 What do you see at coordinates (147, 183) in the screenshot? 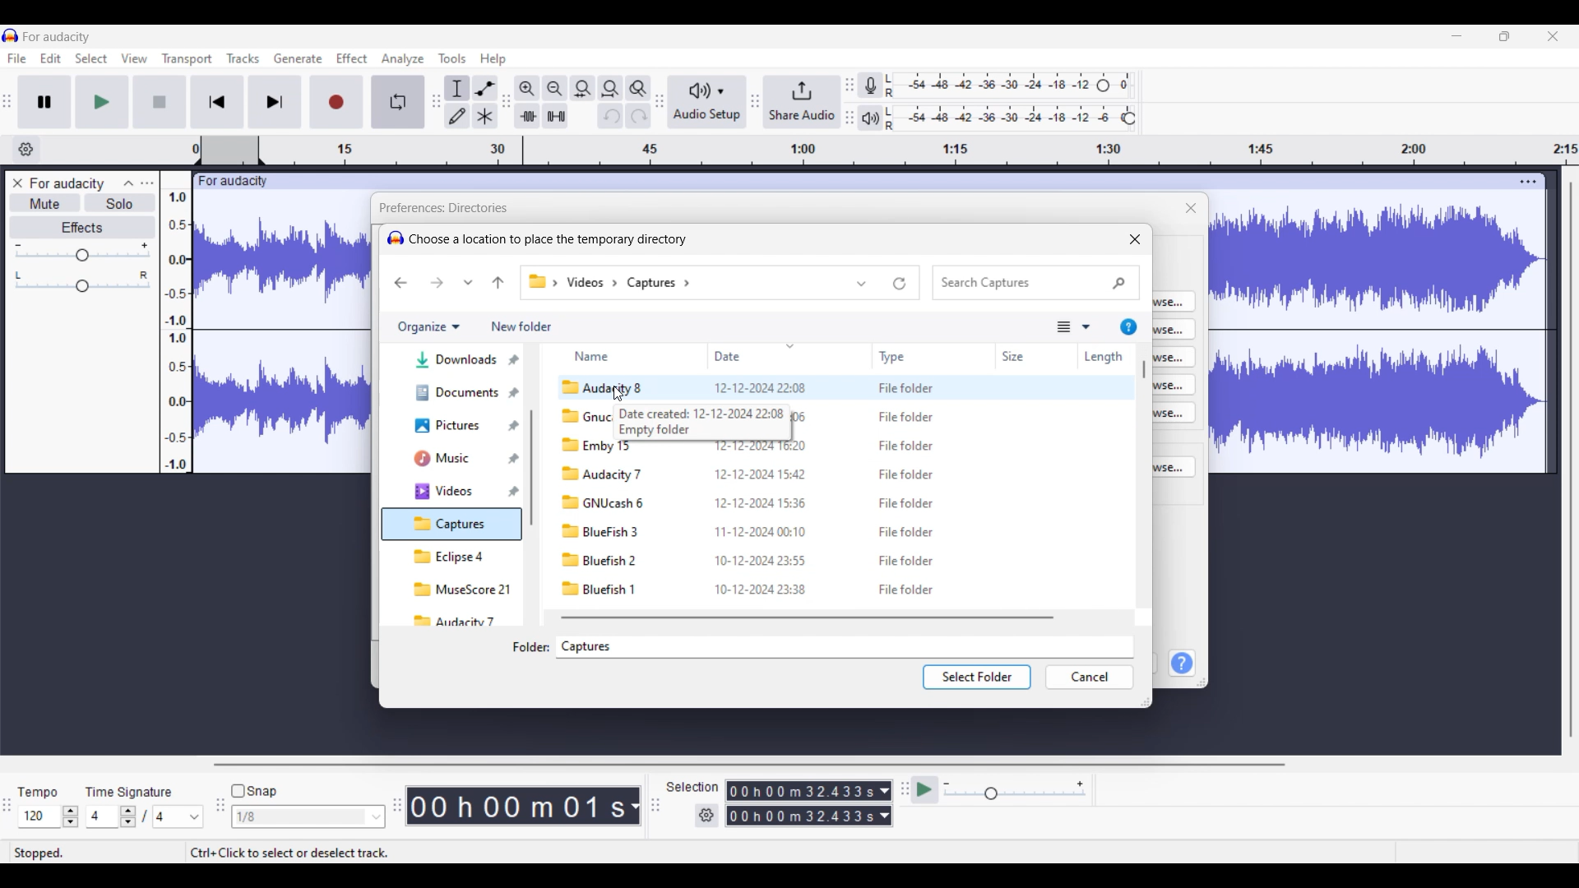
I see `Open menu` at bounding box center [147, 183].